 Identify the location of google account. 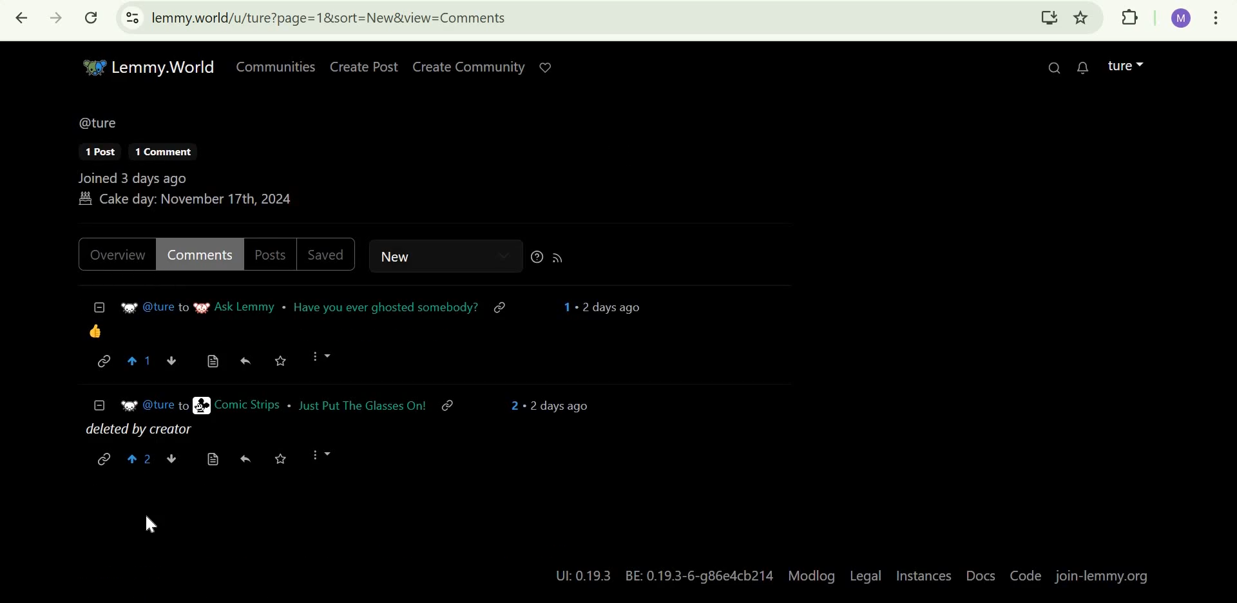
(1182, 19).